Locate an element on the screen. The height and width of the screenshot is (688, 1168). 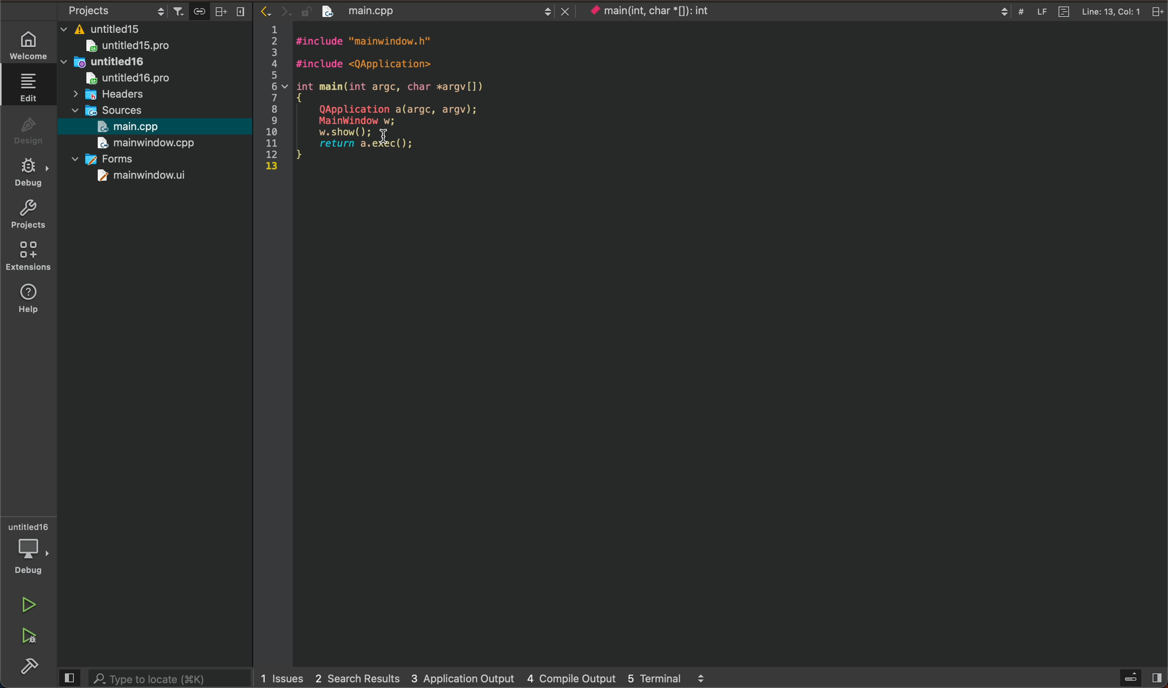
mainwindow.cpp is located at coordinates (142, 144).